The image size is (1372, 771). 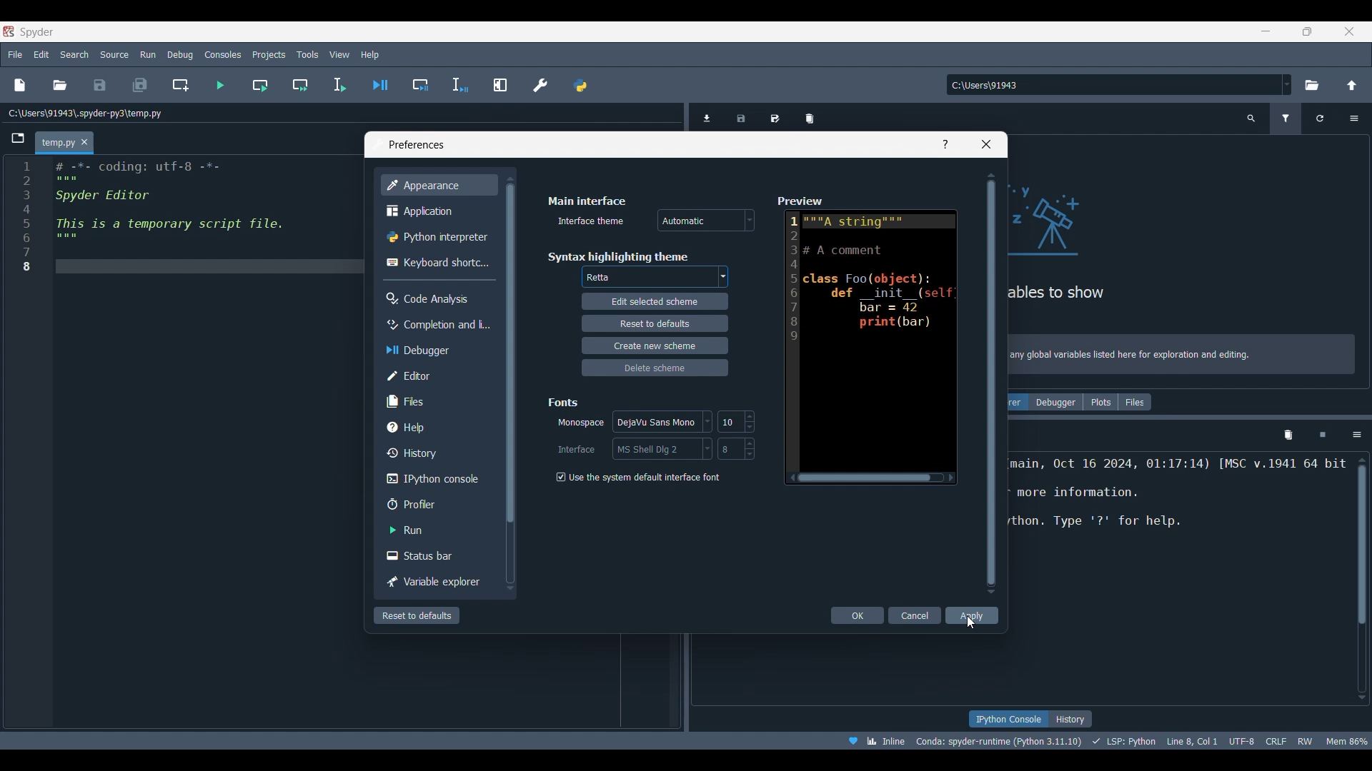 What do you see at coordinates (661, 448) in the screenshot?
I see `interface font options` at bounding box center [661, 448].